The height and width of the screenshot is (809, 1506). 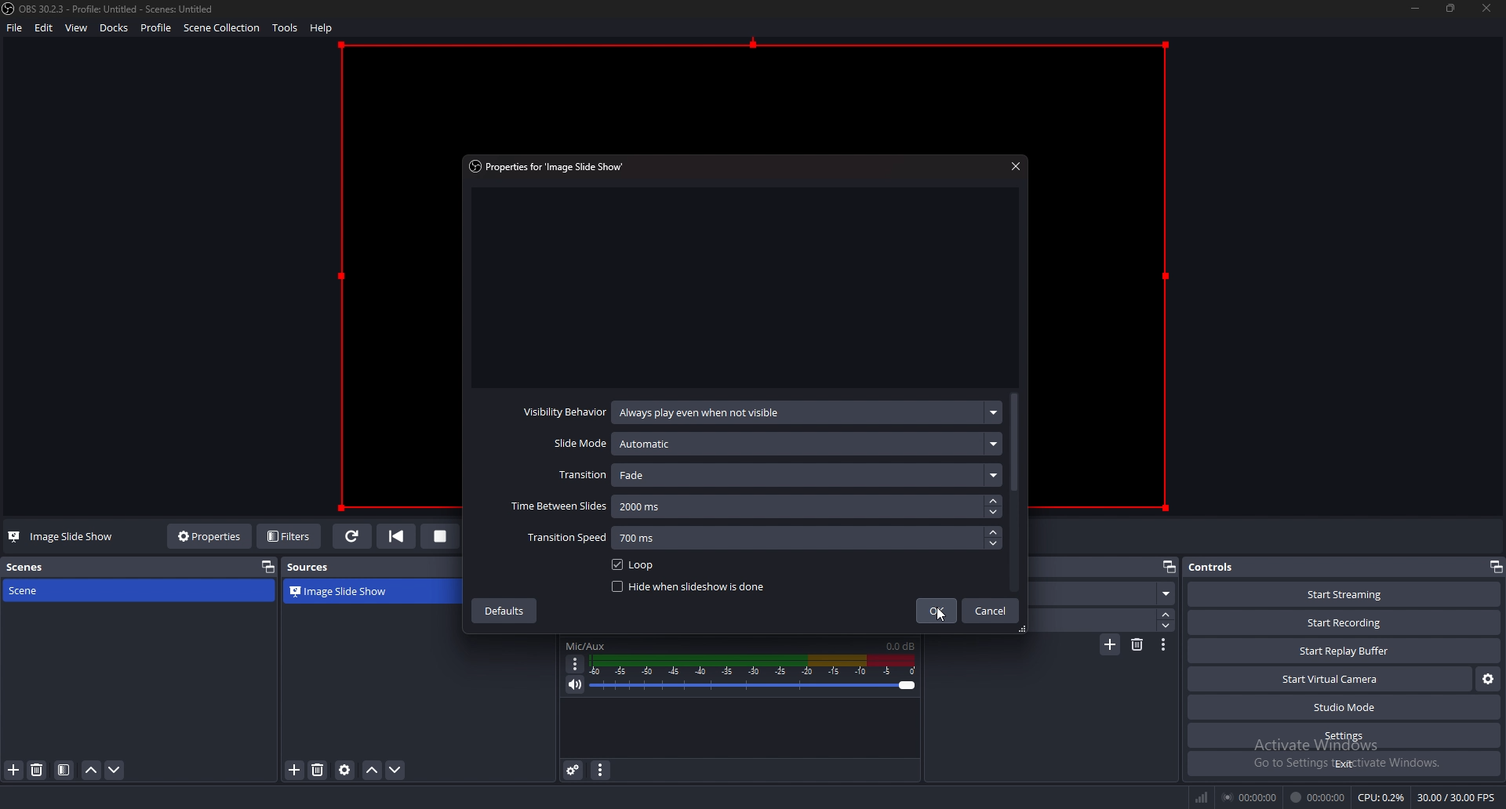 I want to click on stop, so click(x=440, y=538).